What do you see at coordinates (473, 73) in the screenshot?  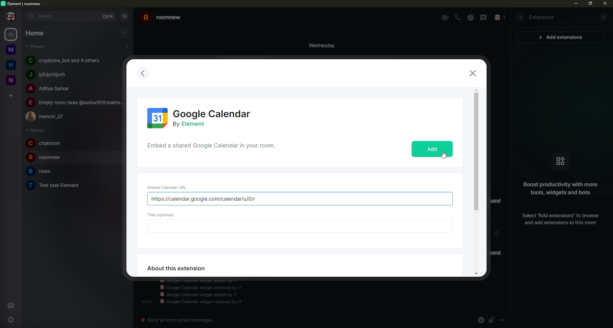 I see `close` at bounding box center [473, 73].